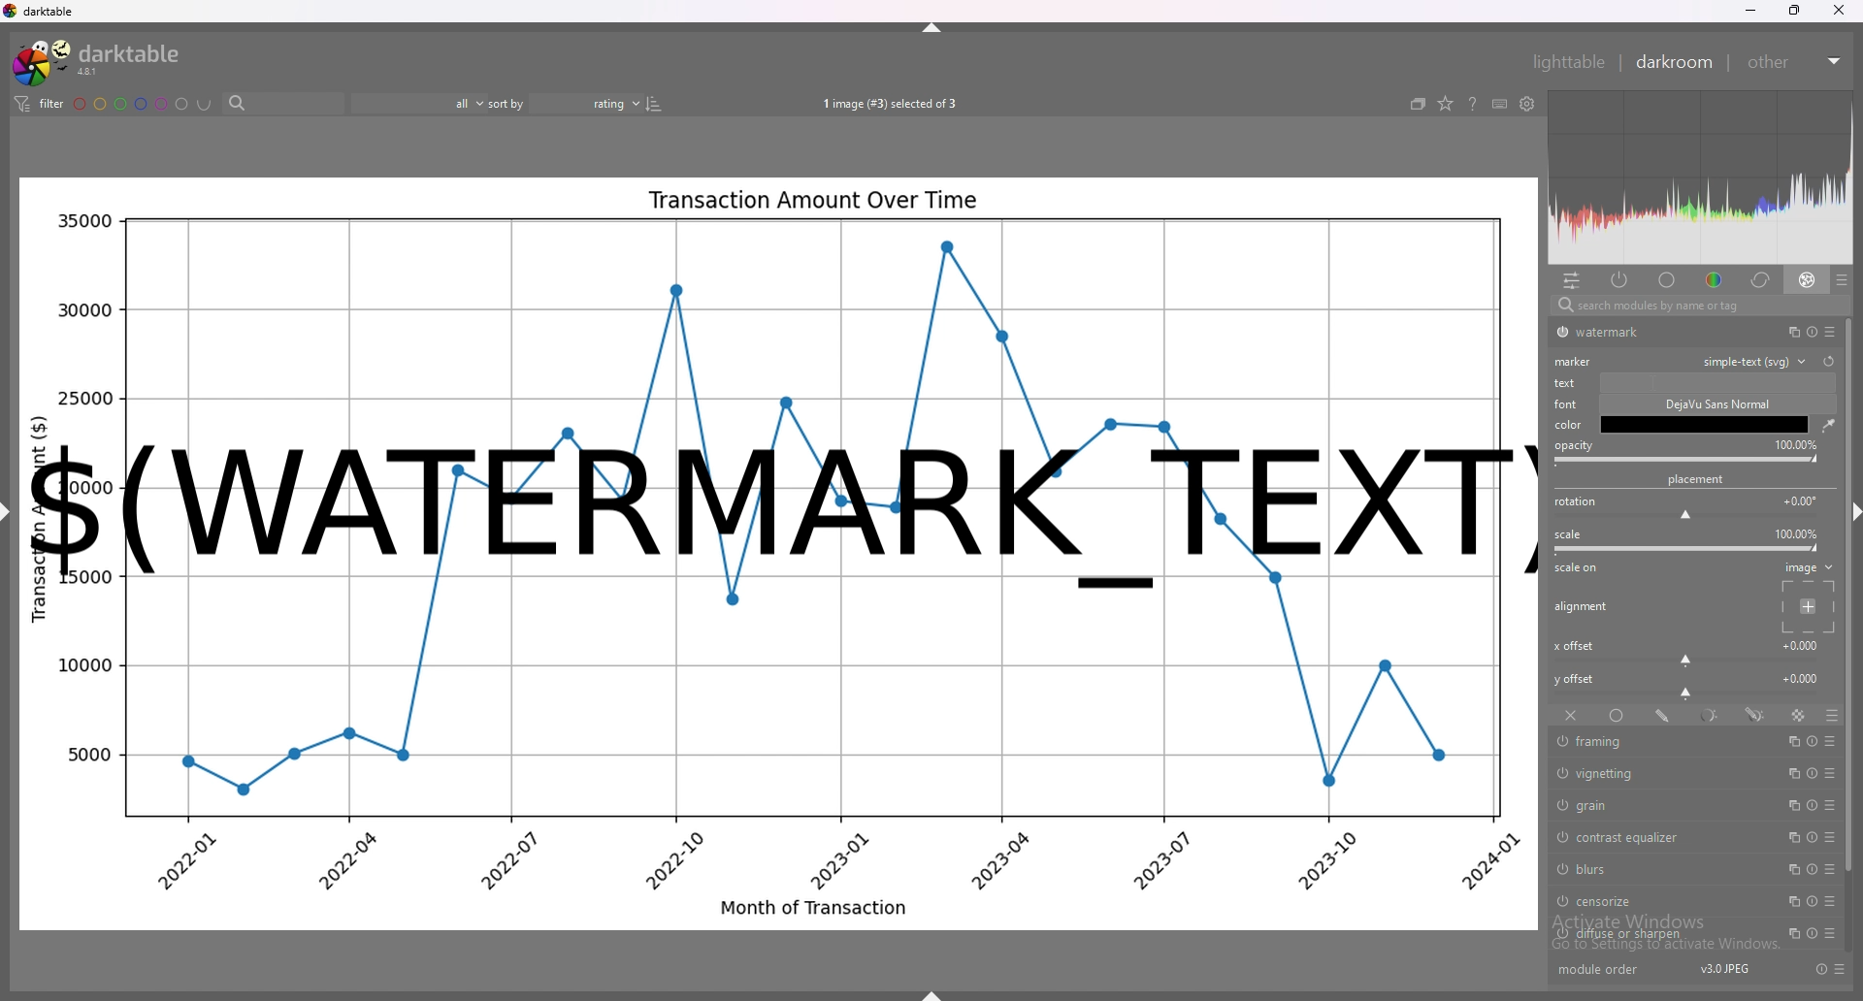 The image size is (1863, 1001). What do you see at coordinates (1813, 741) in the screenshot?
I see `reset` at bounding box center [1813, 741].